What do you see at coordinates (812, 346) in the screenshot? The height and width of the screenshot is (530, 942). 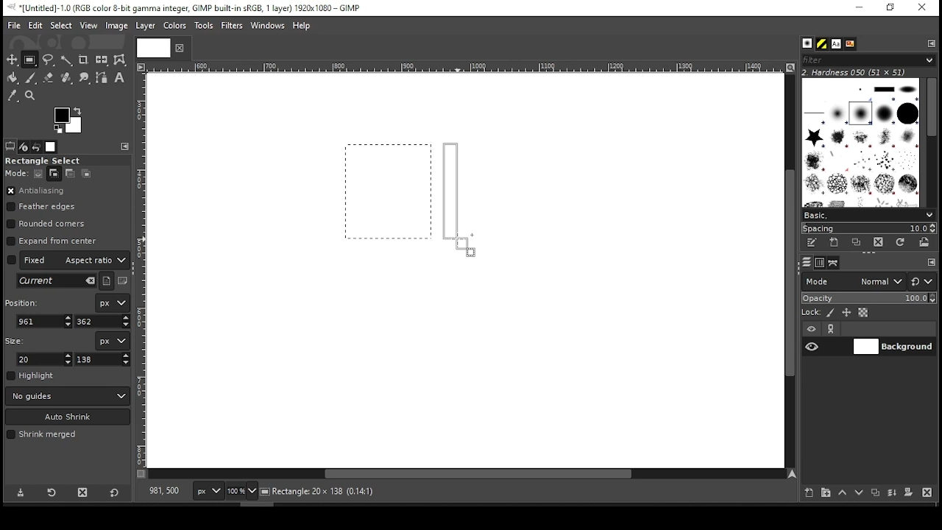 I see `layer visibility on/off` at bounding box center [812, 346].